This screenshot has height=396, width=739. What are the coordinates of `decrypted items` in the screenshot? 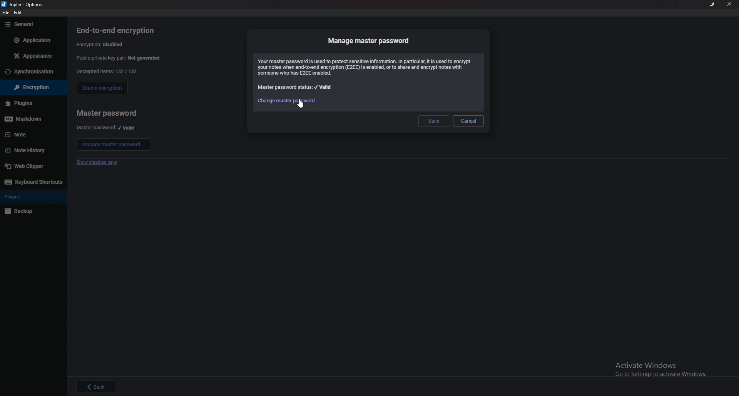 It's located at (106, 72).